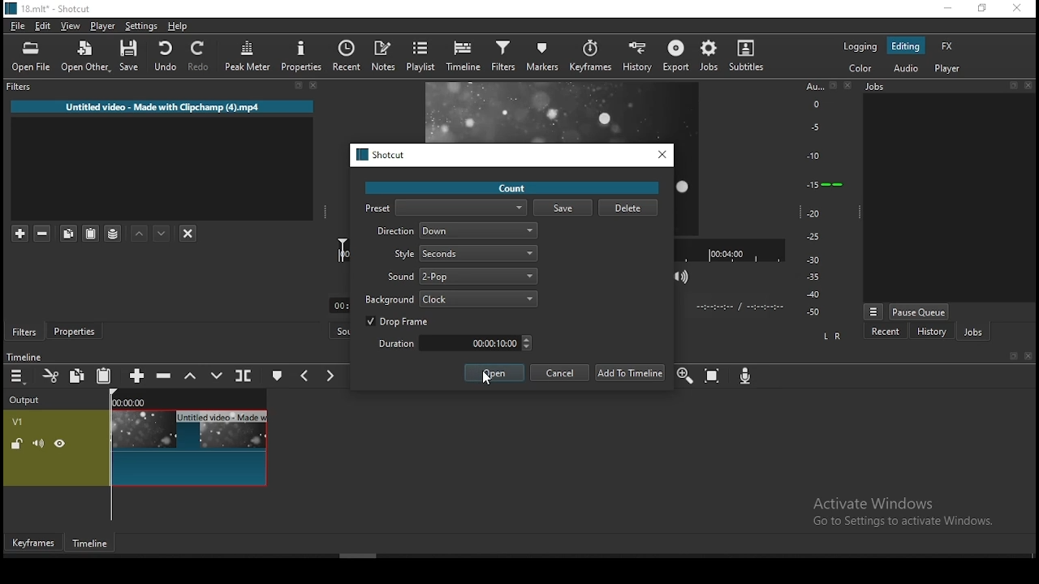  I want to click on Jobs, so click(946, 88).